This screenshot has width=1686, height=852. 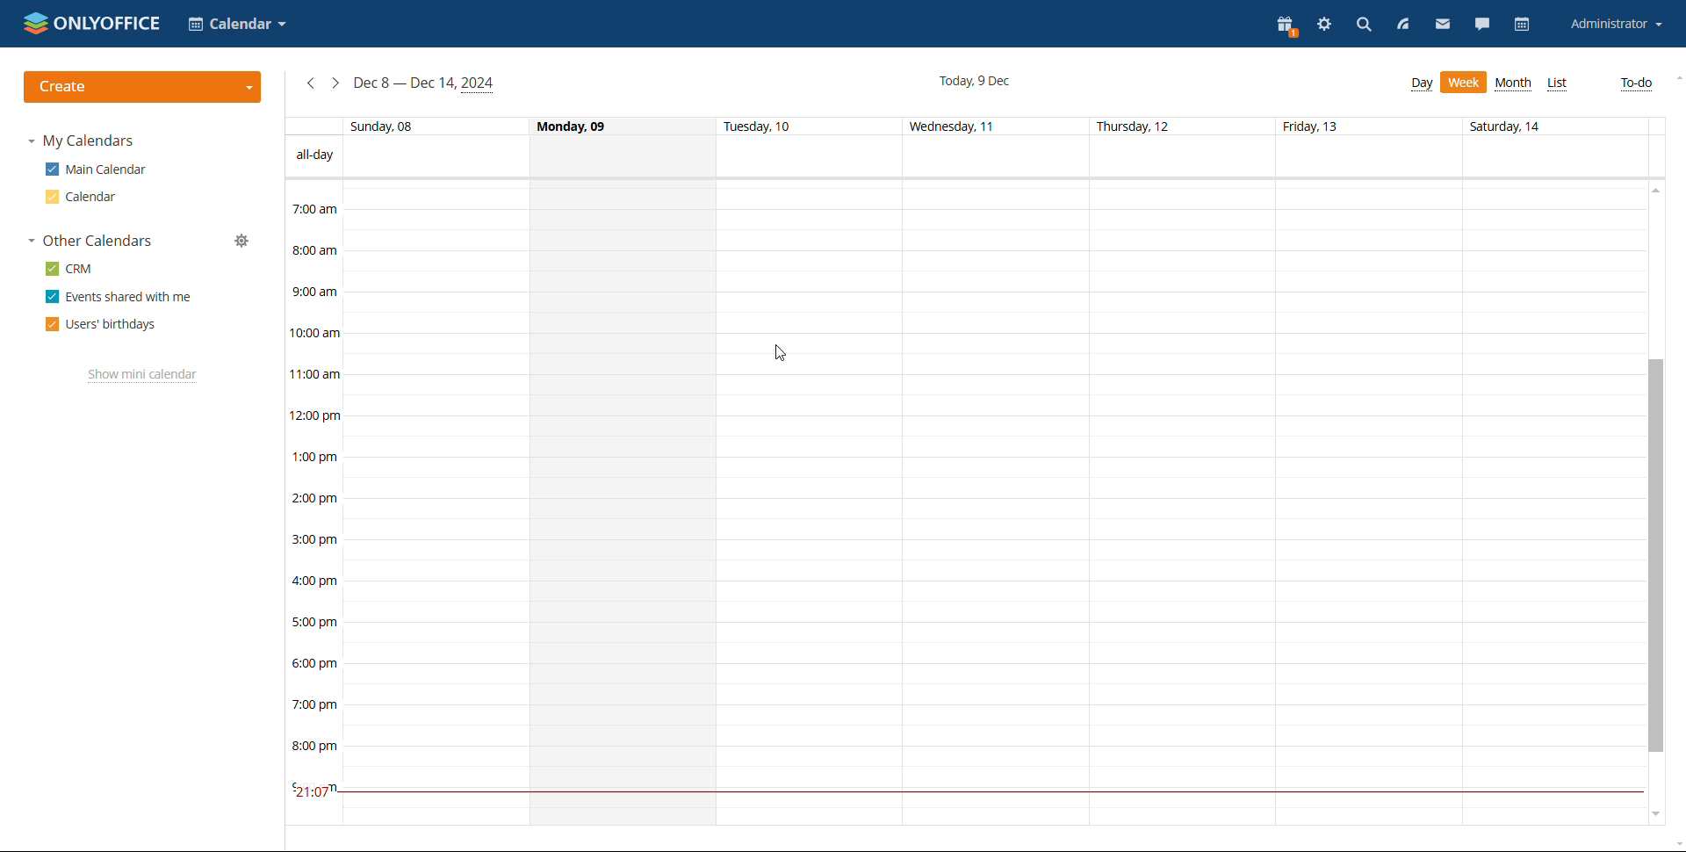 I want to click on all-day events, so click(x=964, y=156).